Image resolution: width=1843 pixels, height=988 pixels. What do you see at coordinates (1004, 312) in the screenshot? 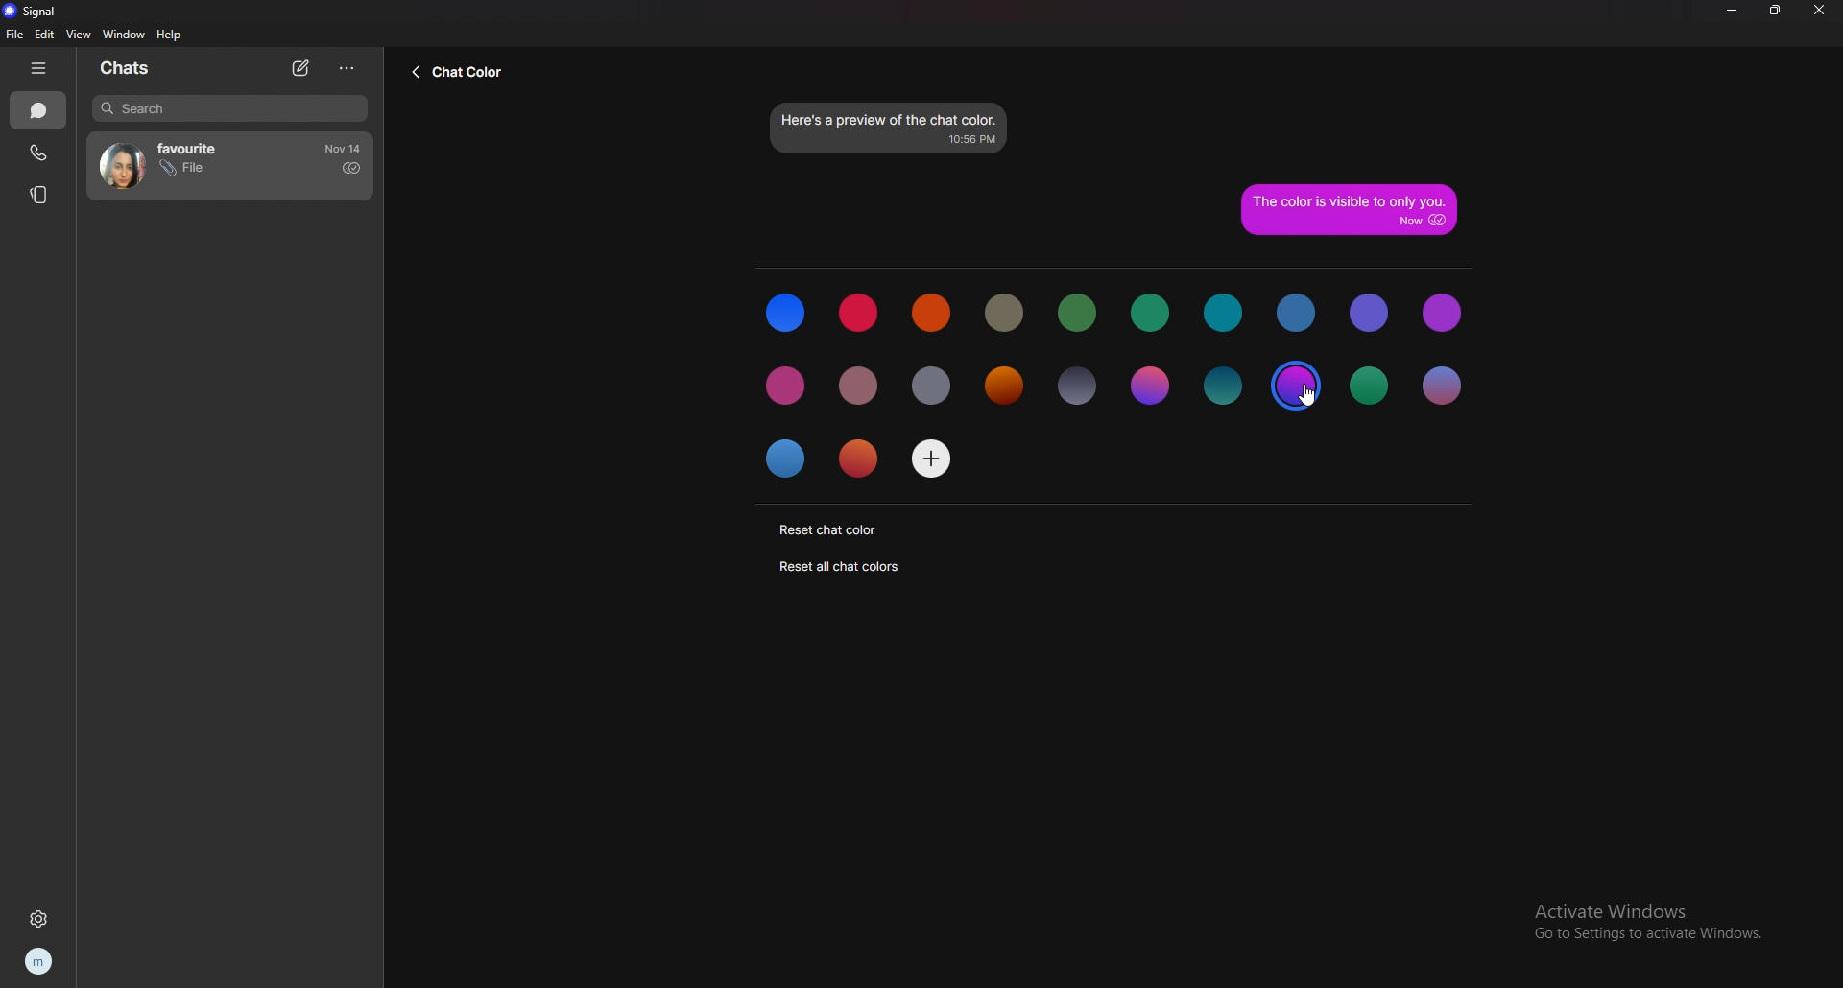
I see `color` at bounding box center [1004, 312].